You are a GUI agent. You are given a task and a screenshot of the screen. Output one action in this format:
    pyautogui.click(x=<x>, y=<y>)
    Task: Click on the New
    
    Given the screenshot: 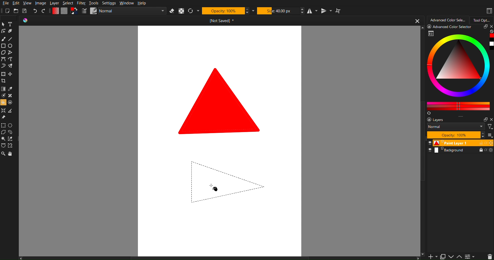 What is the action you would take?
    pyautogui.click(x=7, y=11)
    